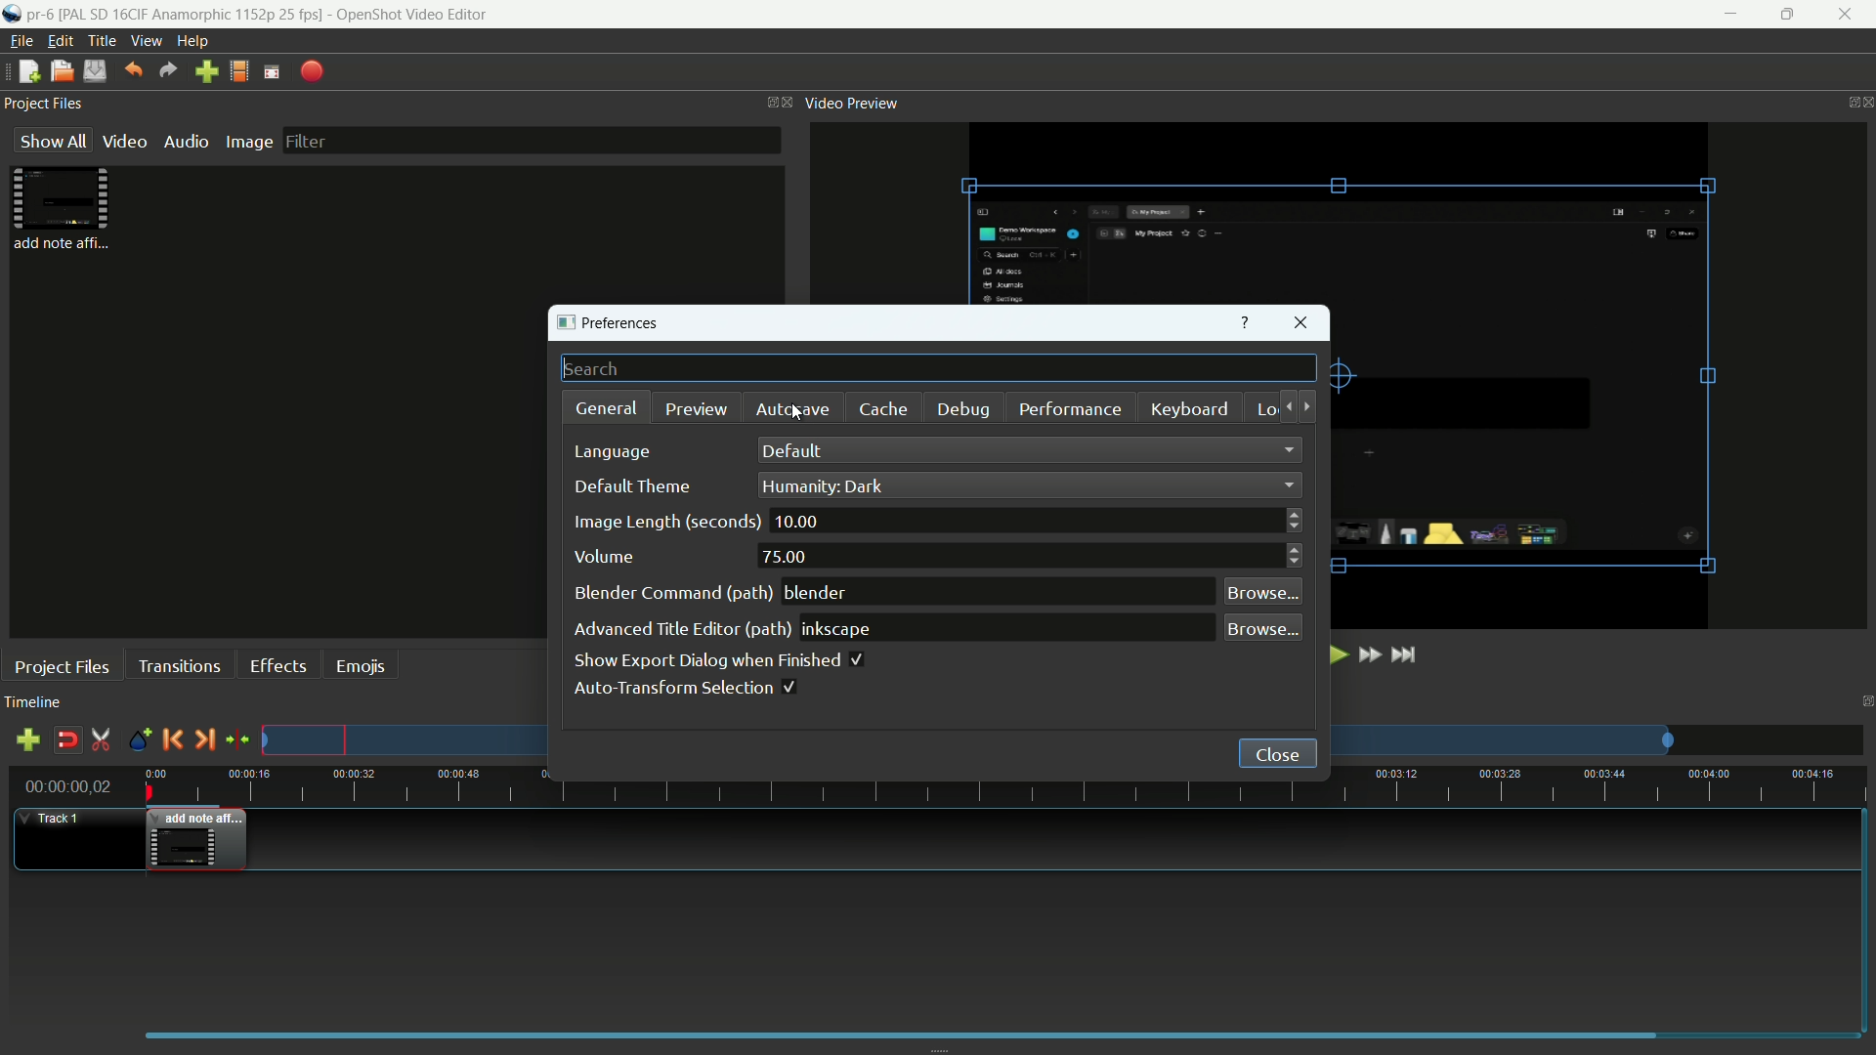  I want to click on emojis, so click(361, 667).